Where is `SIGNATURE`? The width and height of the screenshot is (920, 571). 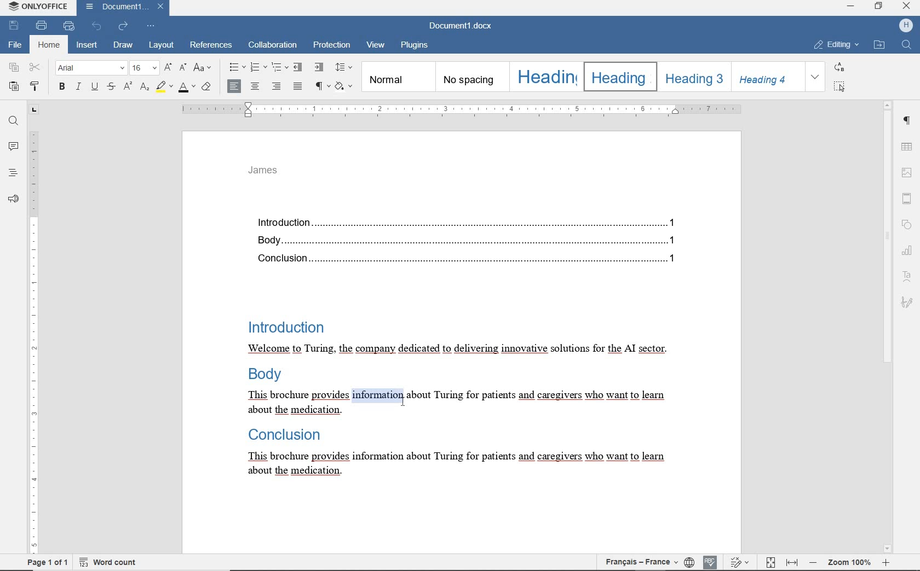 SIGNATURE is located at coordinates (909, 304).